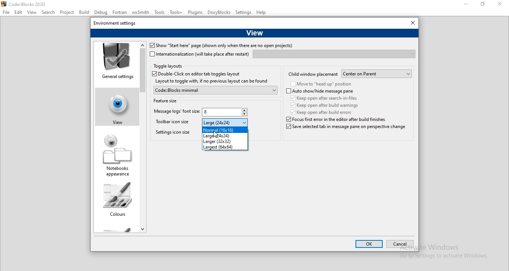  What do you see at coordinates (313, 74) in the screenshot?
I see `Child window placement` at bounding box center [313, 74].